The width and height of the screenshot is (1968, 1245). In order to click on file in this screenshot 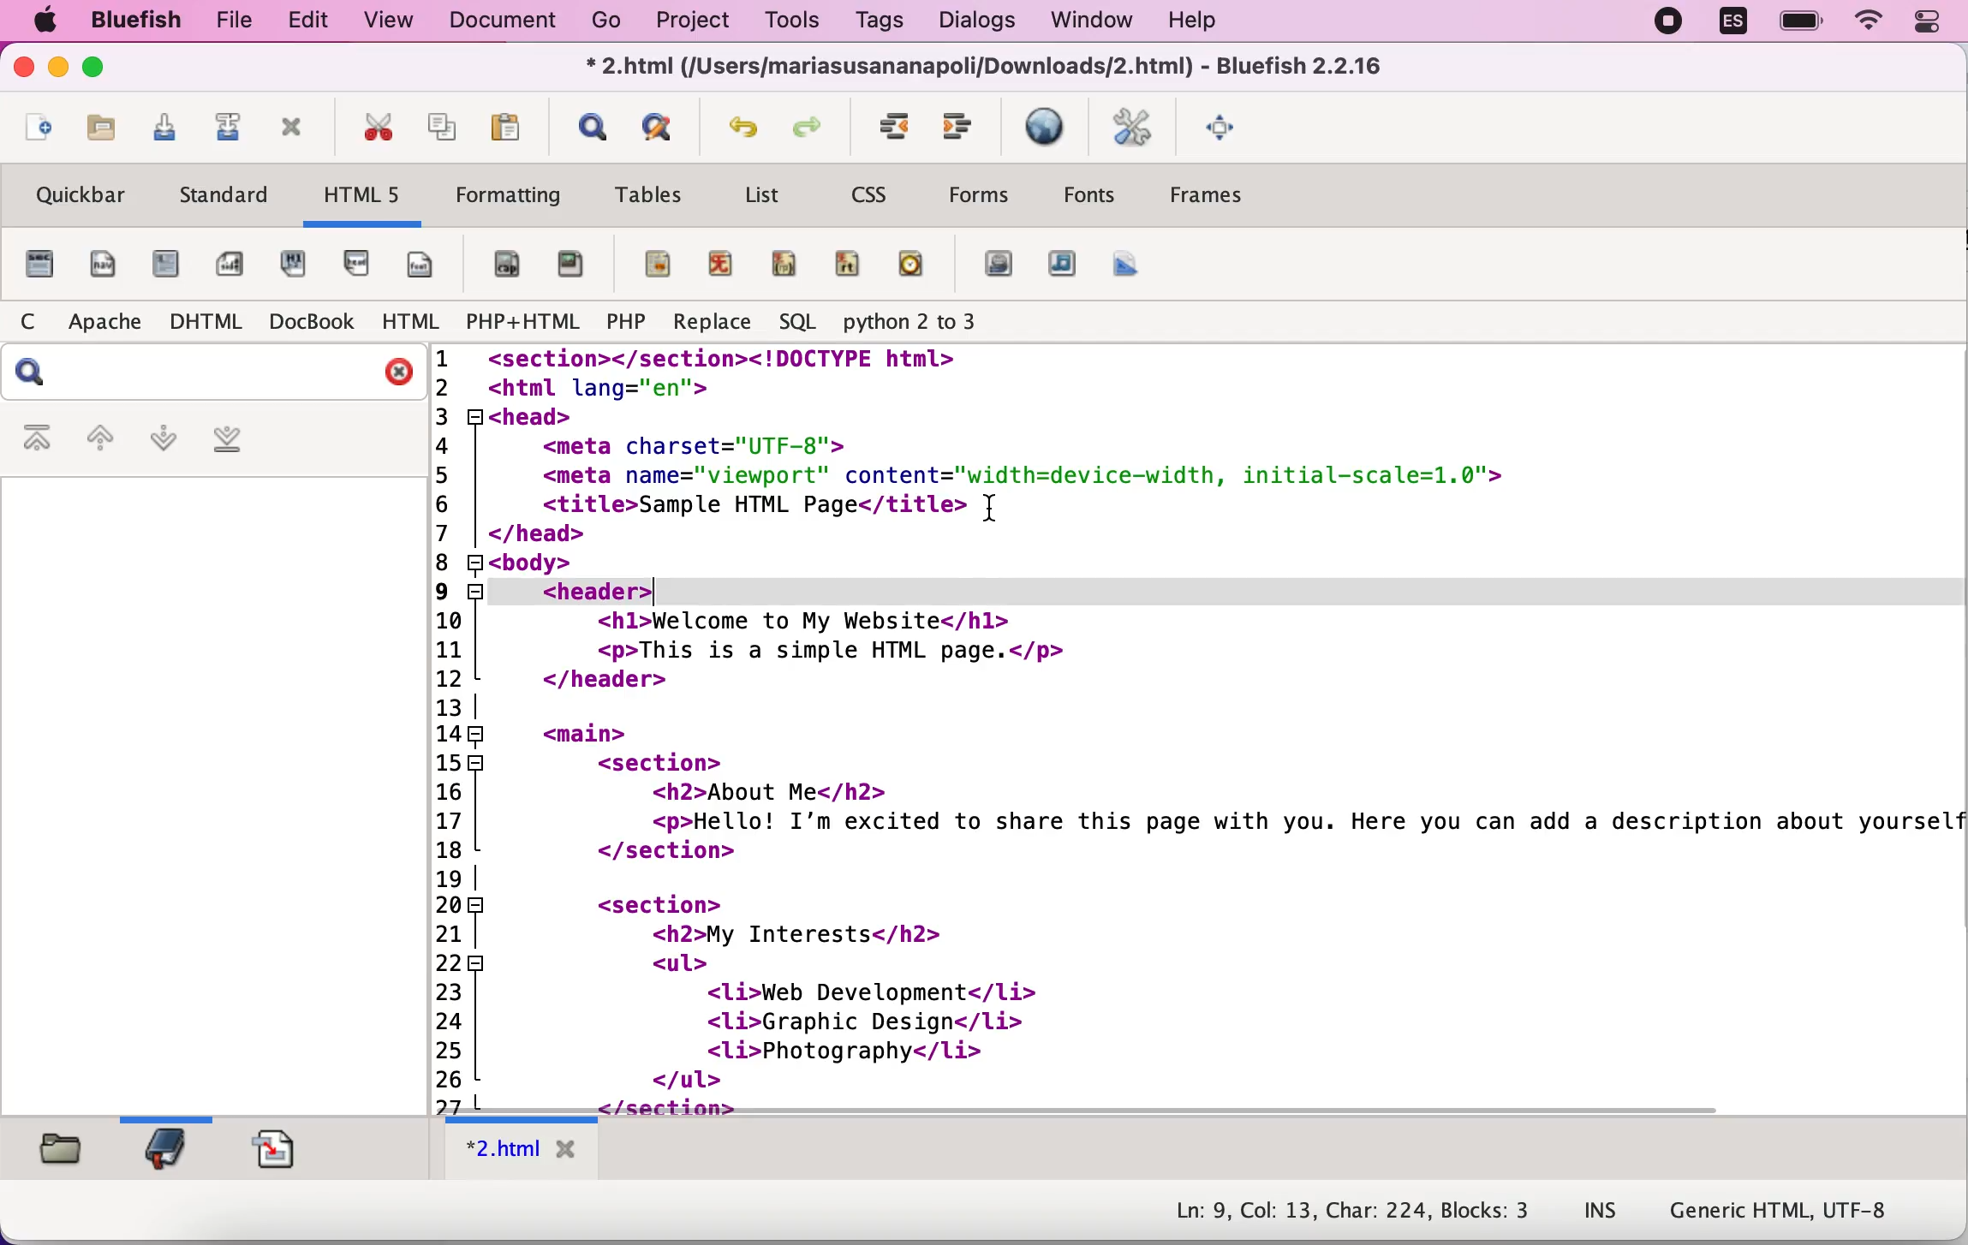, I will do `click(39, 265)`.